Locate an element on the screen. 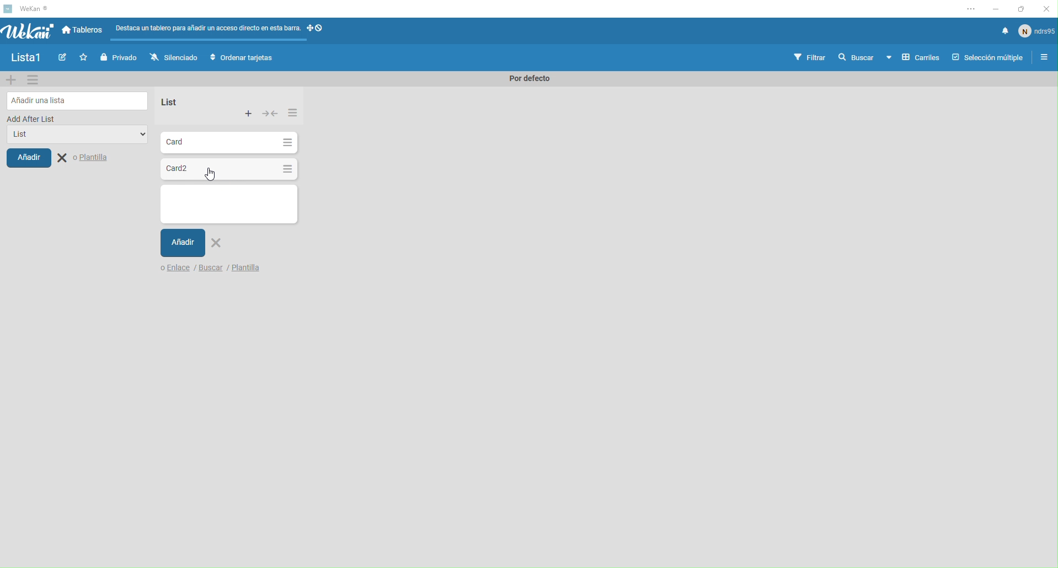 The height and width of the screenshot is (568, 1058). por defecto  is located at coordinates (530, 81).